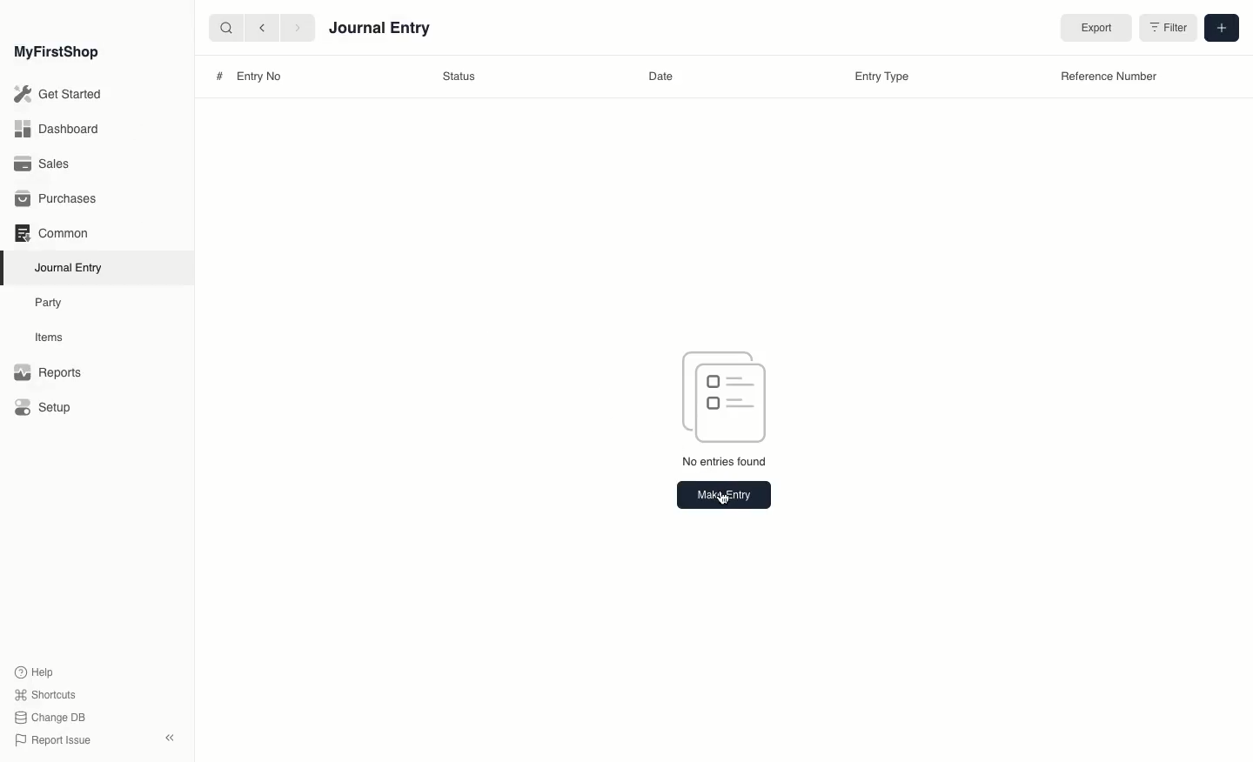  I want to click on Dashboard, so click(56, 128).